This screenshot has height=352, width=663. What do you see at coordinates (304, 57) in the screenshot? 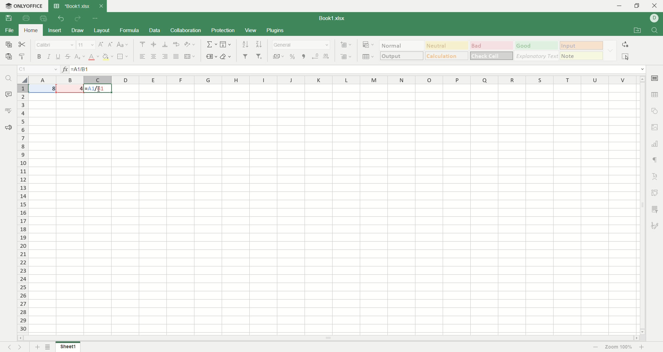
I see `comma format` at bounding box center [304, 57].